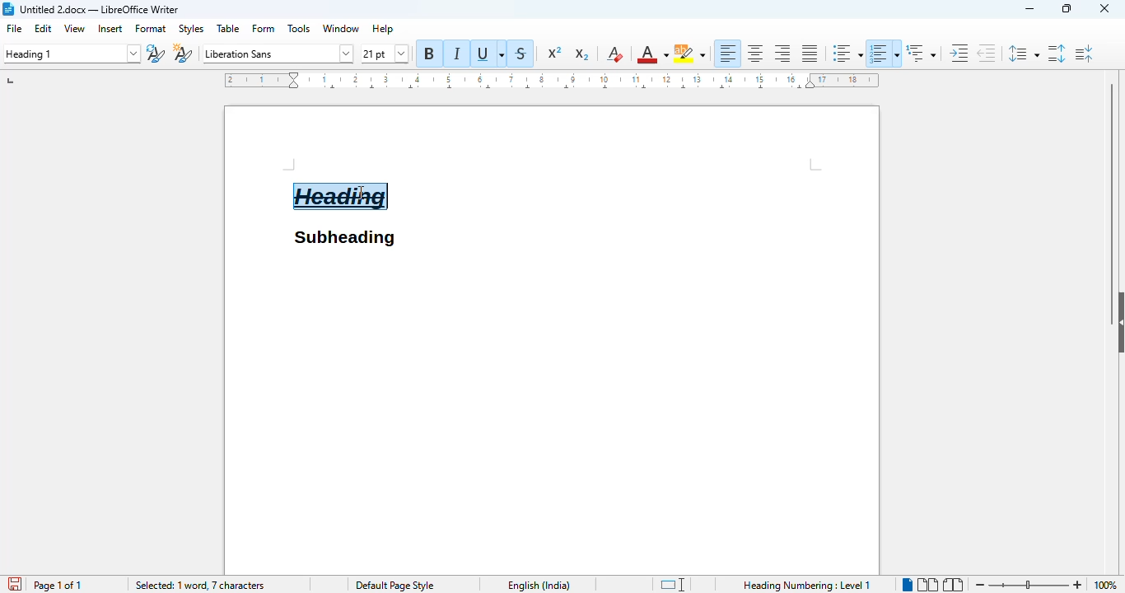 This screenshot has height=593, width=1125. Describe the element at coordinates (300, 28) in the screenshot. I see `tools` at that location.